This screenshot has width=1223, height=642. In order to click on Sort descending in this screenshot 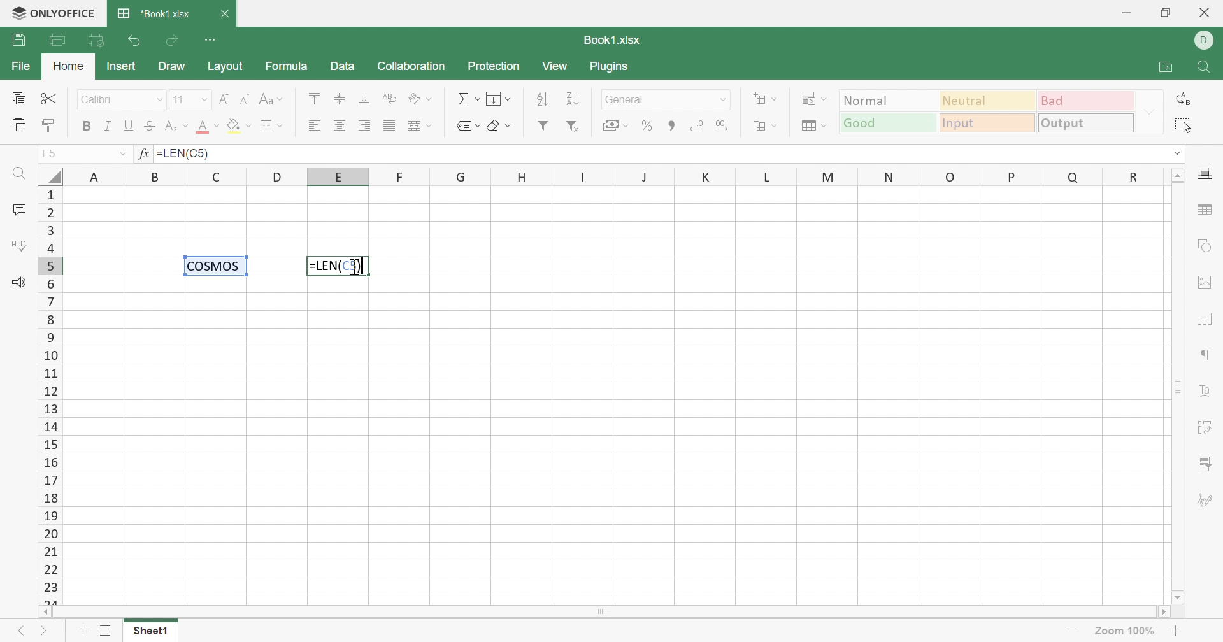, I will do `click(576, 99)`.